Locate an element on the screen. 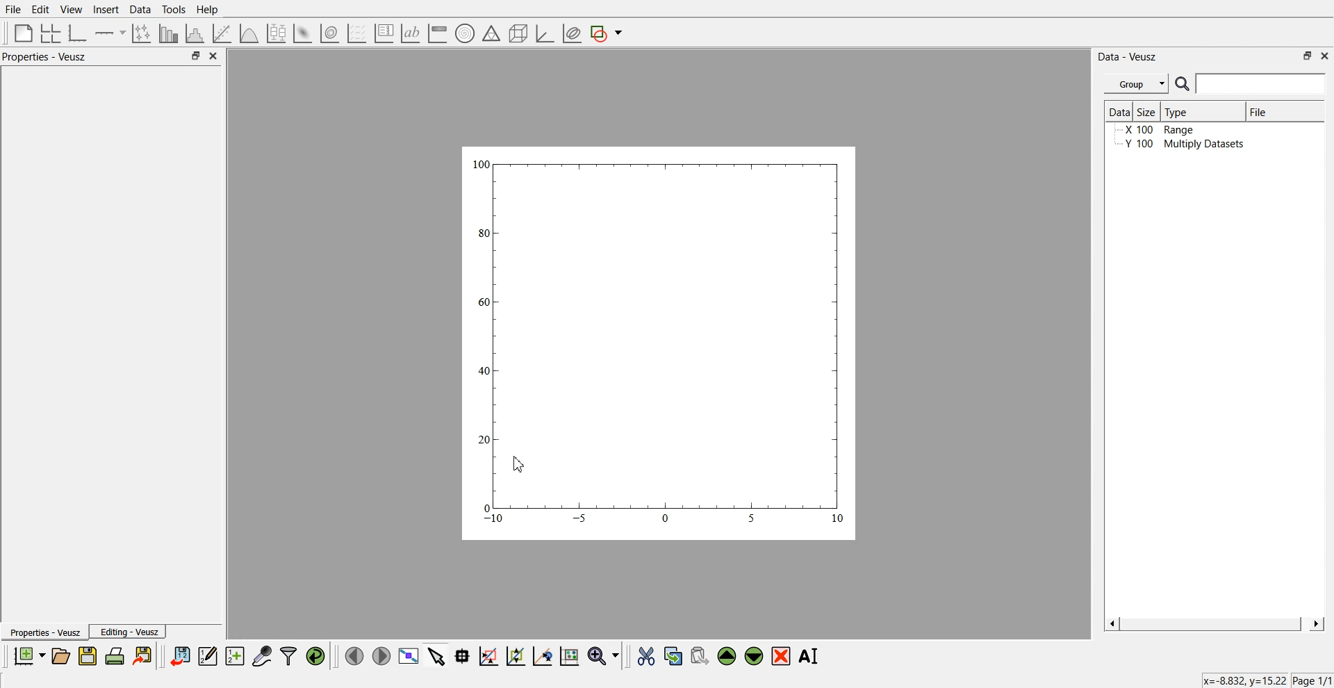 The height and width of the screenshot is (688, 1334). blank page is located at coordinates (20, 32).